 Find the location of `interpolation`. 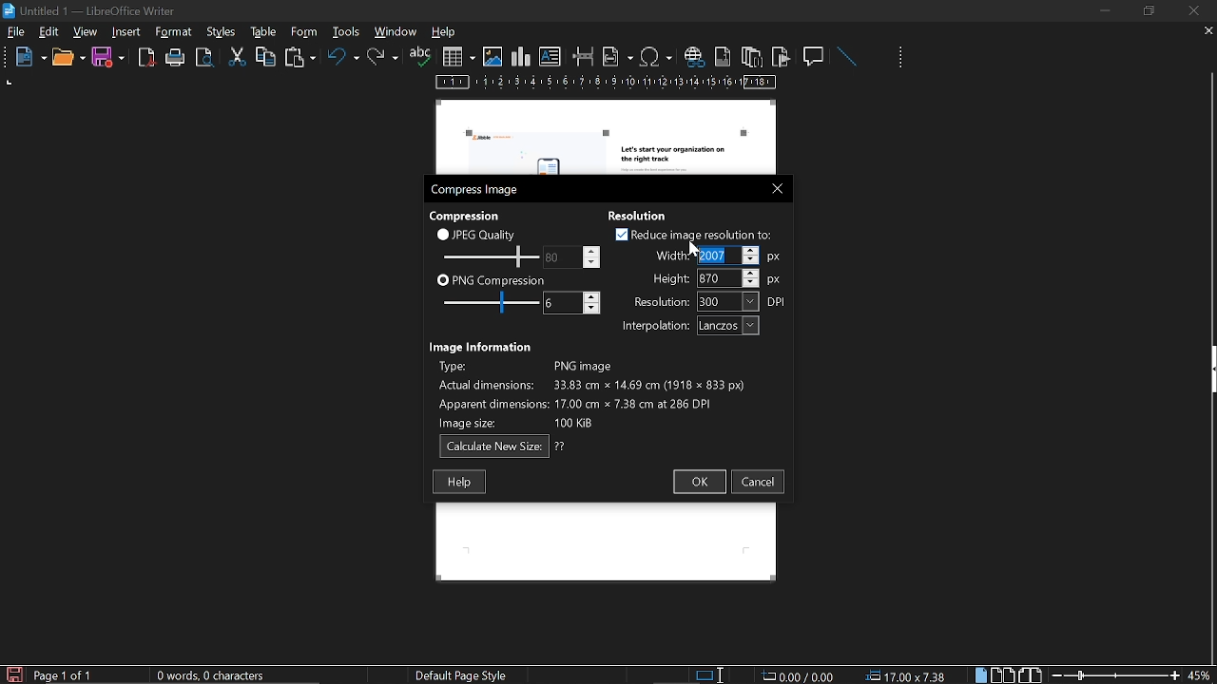

interpolation is located at coordinates (686, 326).